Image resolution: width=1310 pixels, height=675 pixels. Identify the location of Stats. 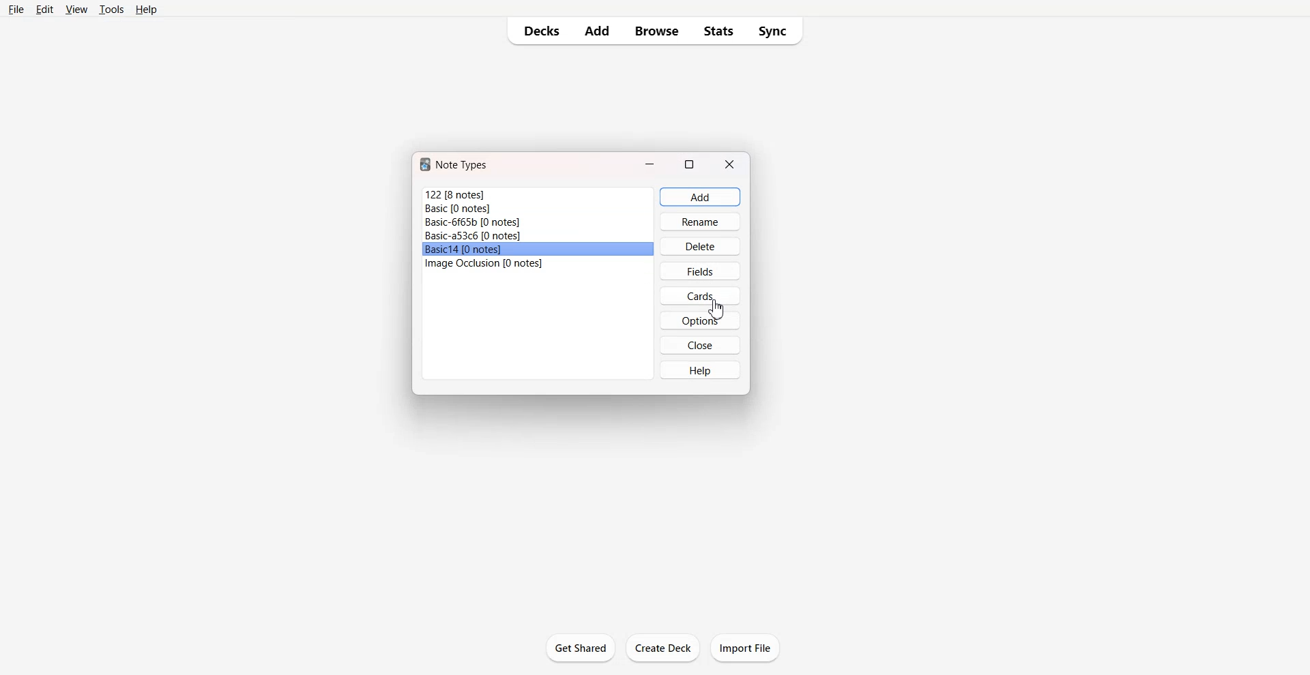
(718, 31).